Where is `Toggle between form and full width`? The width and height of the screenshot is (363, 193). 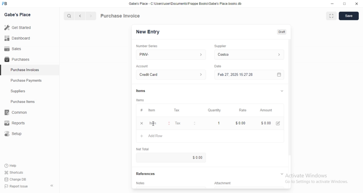
Toggle between form and full width is located at coordinates (332, 16).